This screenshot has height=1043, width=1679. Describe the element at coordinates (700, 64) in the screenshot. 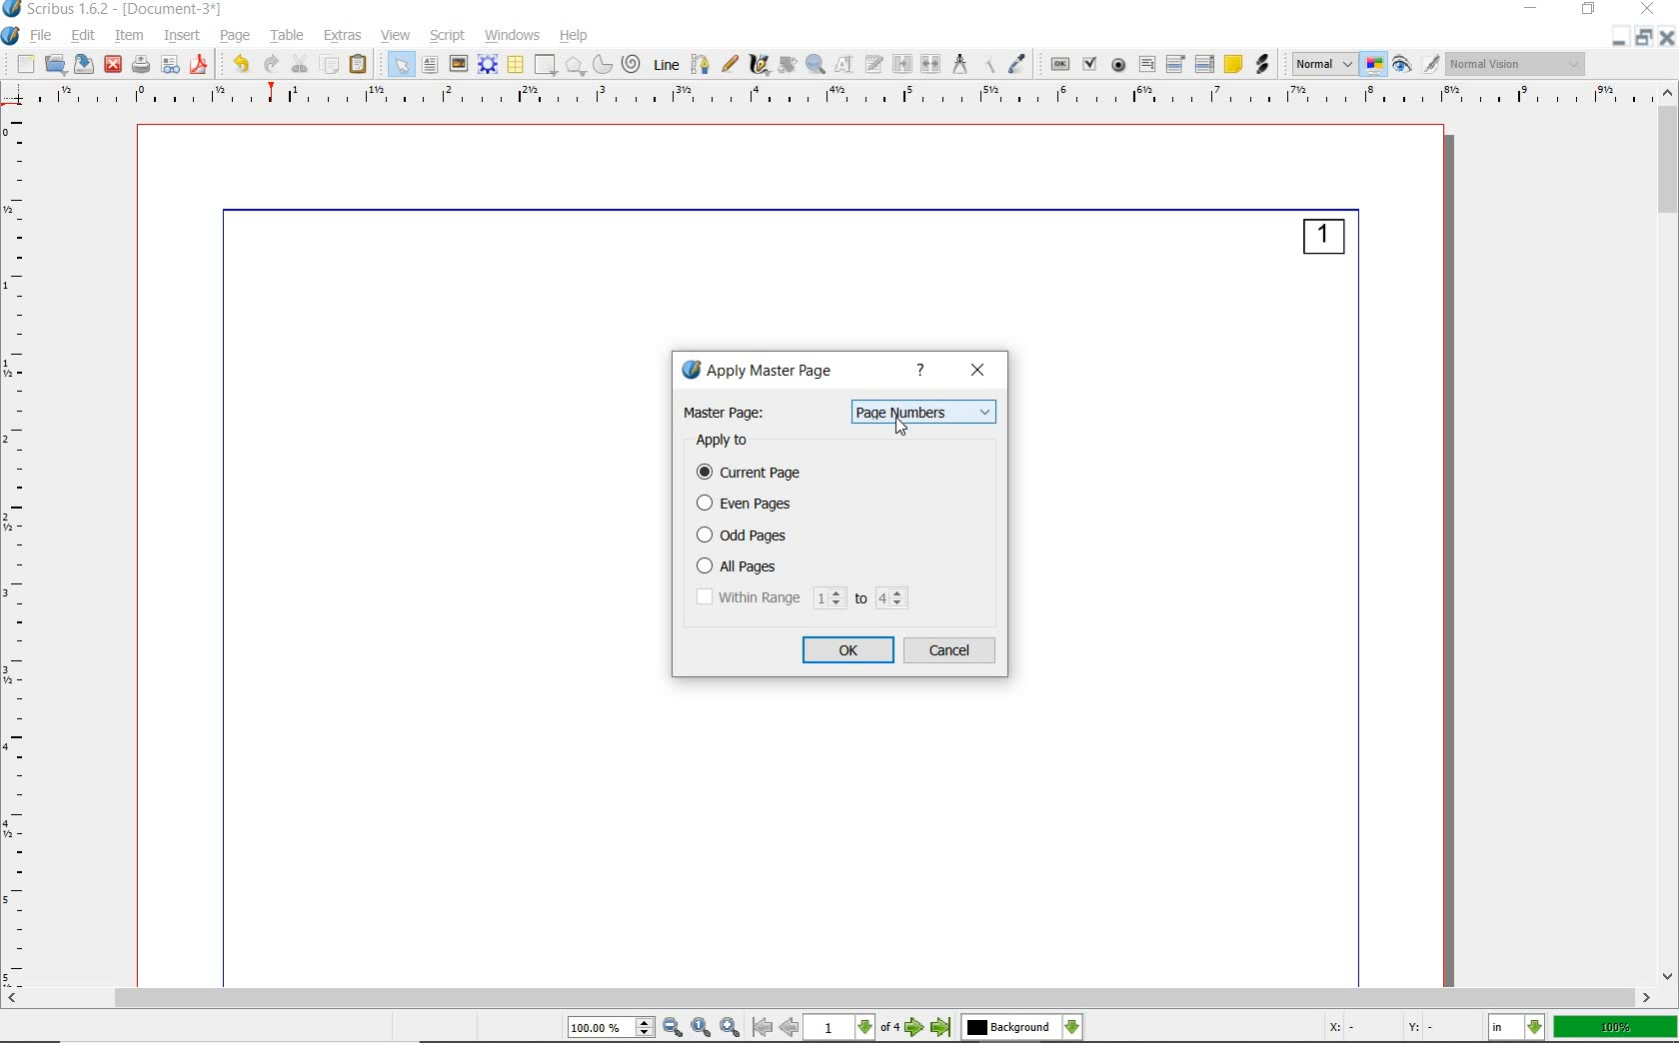

I see `Bezier curve` at that location.